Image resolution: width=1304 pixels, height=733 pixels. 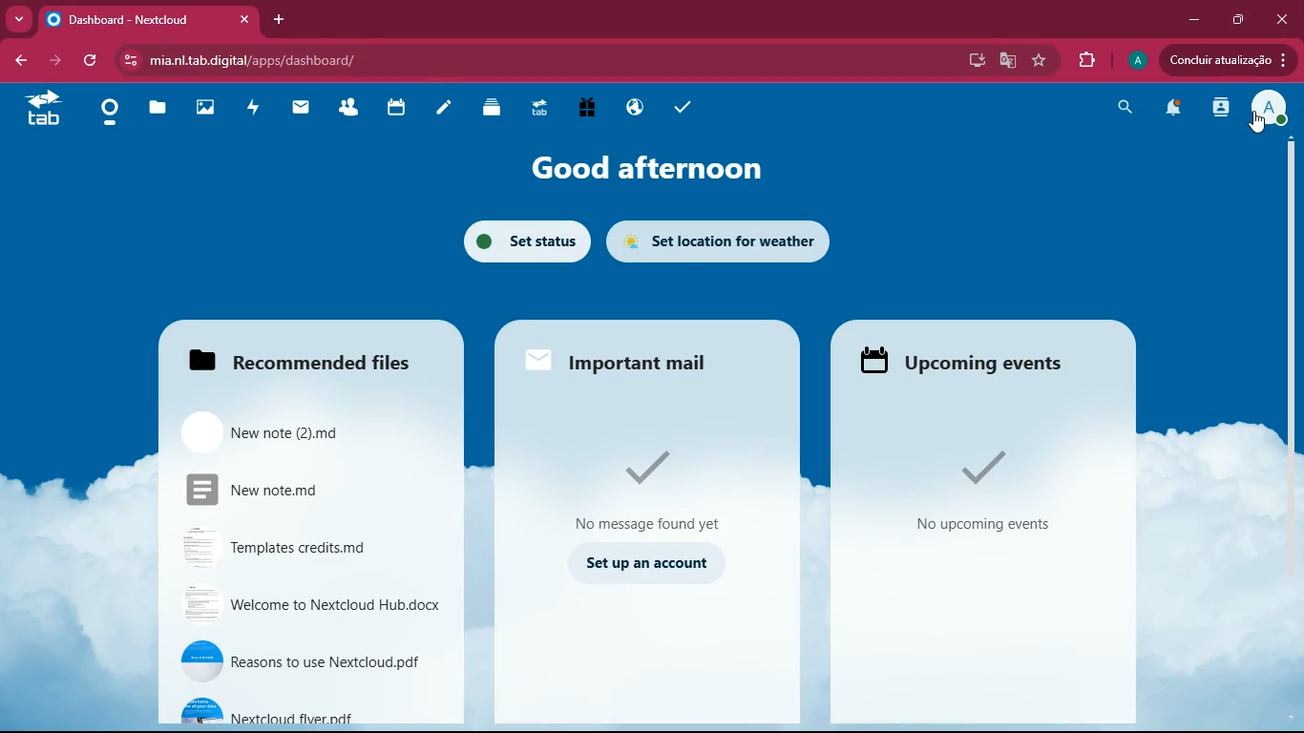 What do you see at coordinates (589, 109) in the screenshot?
I see `gift` at bounding box center [589, 109].